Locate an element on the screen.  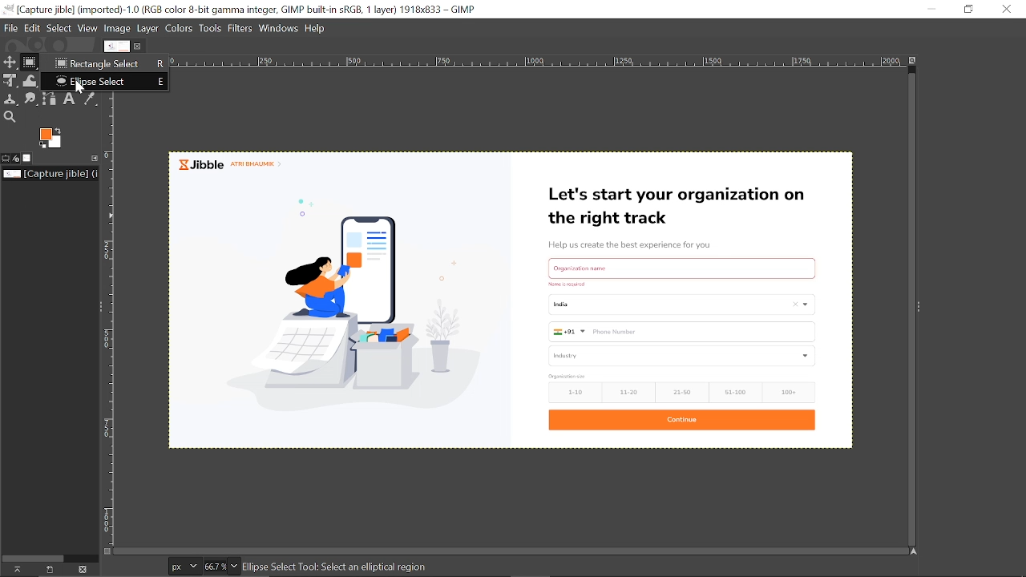
Move tool is located at coordinates (10, 61).